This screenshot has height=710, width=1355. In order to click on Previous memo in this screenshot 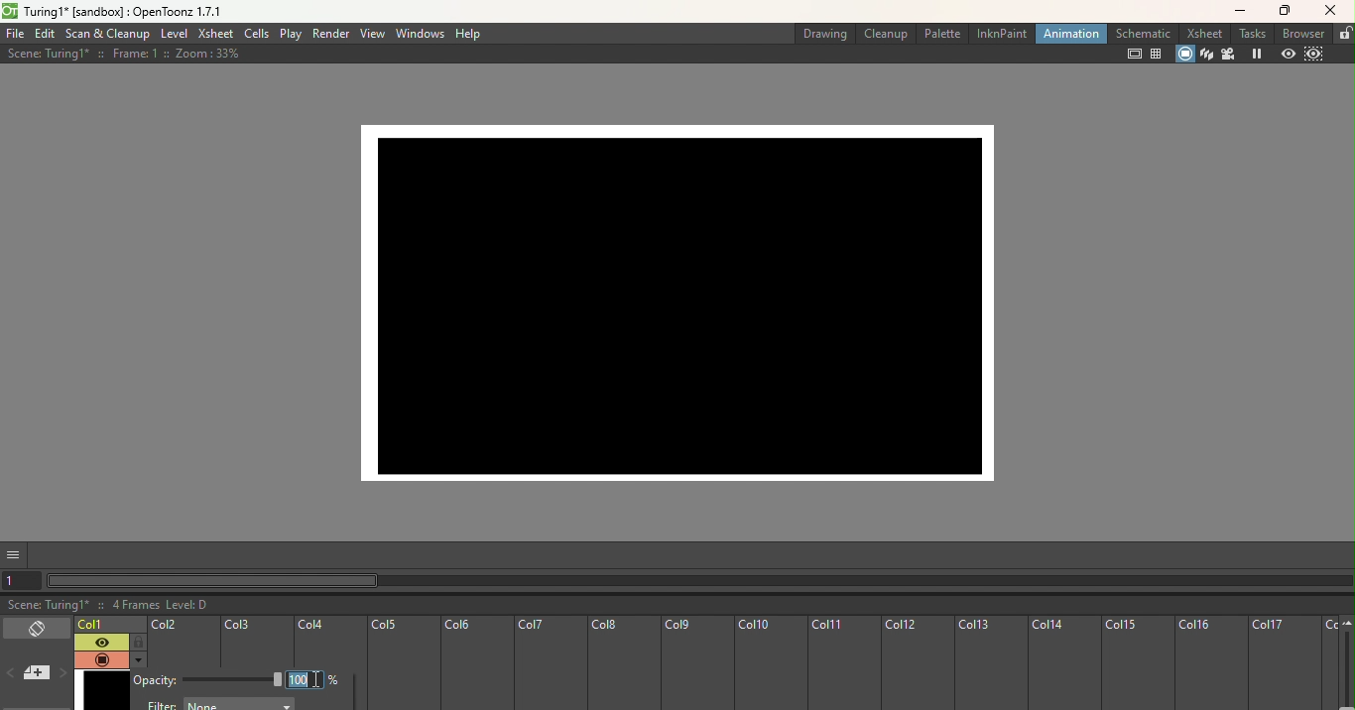, I will do `click(12, 675)`.